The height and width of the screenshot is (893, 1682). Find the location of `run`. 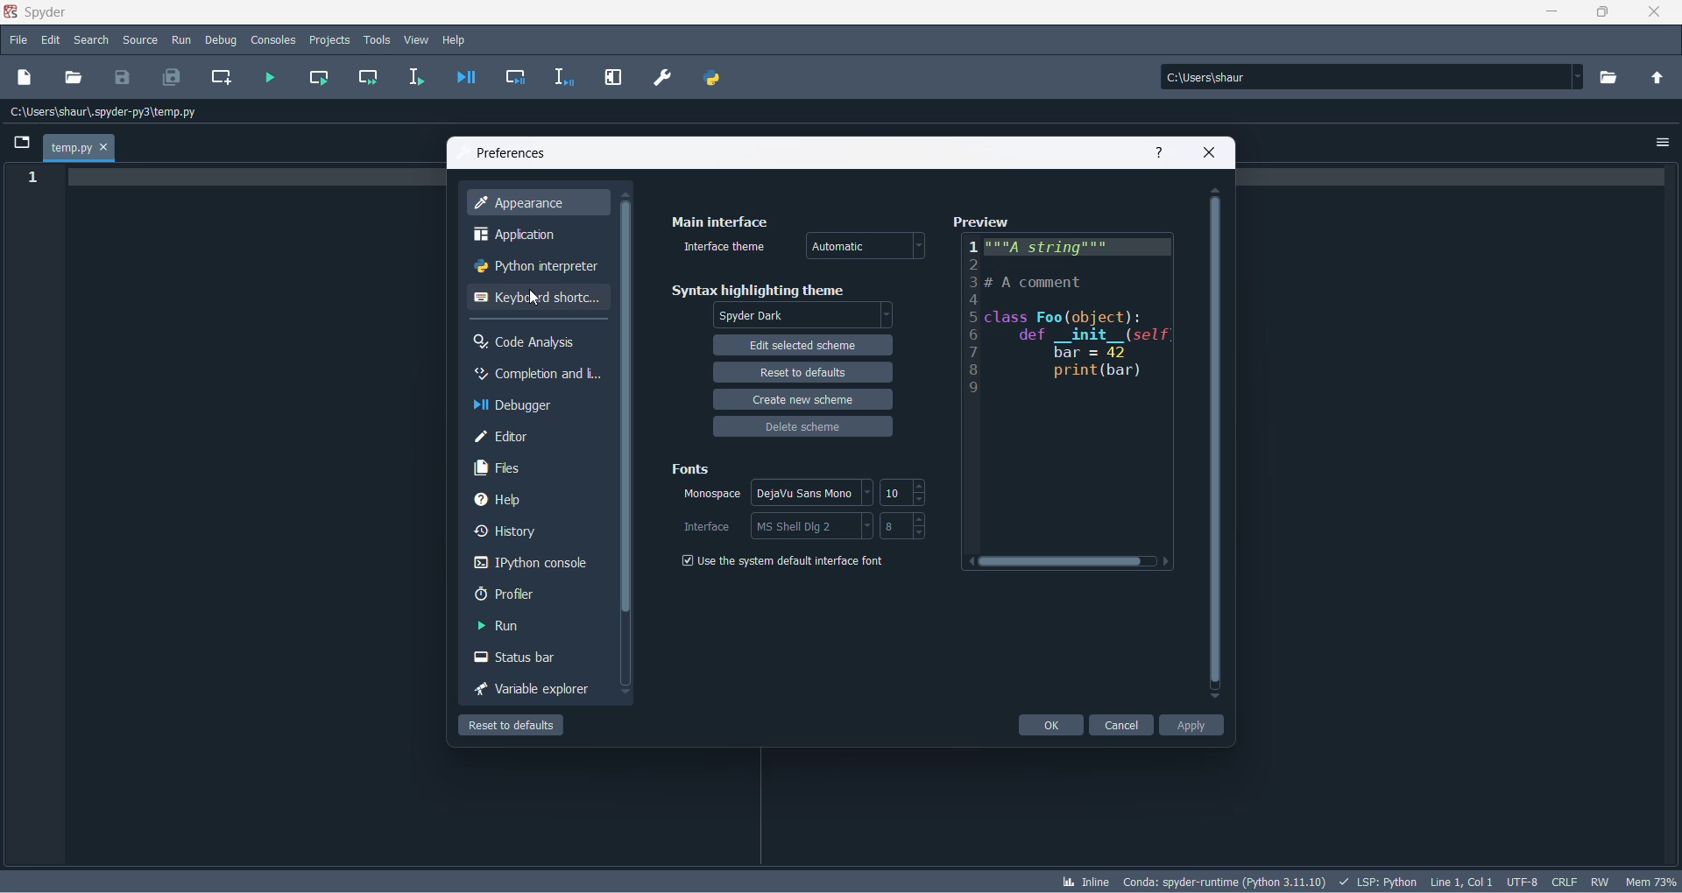

run is located at coordinates (178, 38).